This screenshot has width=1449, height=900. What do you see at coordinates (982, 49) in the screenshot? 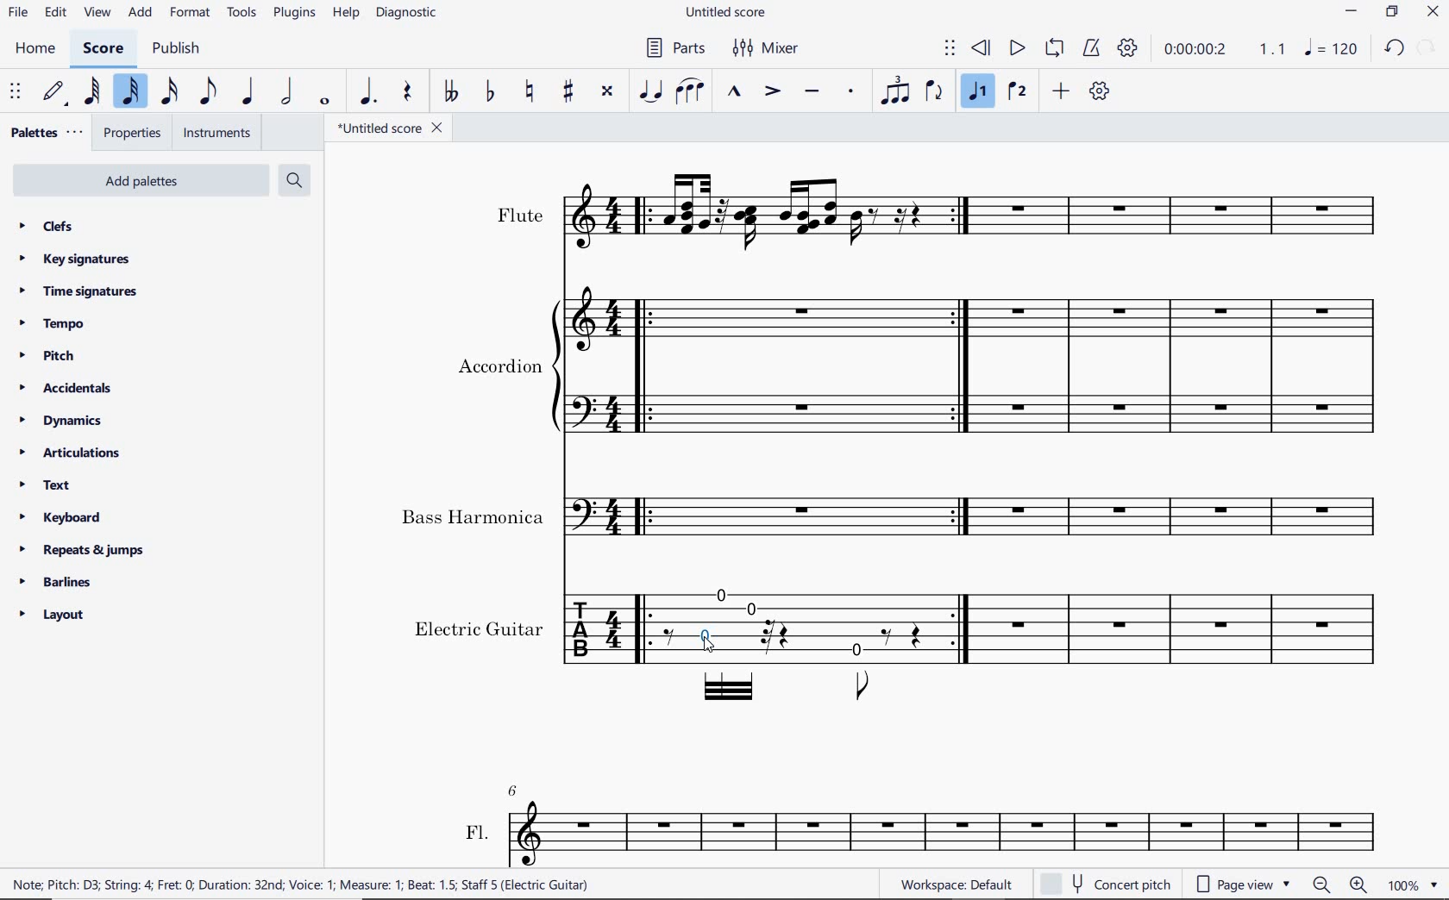
I see `rewind` at bounding box center [982, 49].